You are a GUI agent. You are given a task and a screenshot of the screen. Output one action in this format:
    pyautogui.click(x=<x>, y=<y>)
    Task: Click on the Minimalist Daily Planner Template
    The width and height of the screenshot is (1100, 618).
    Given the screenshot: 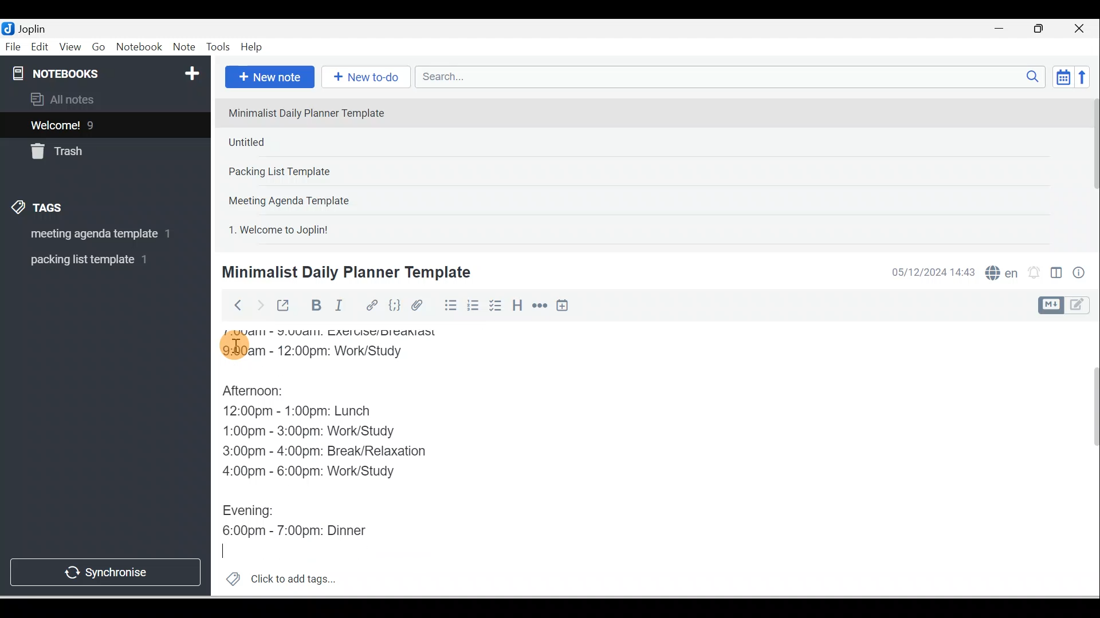 What is the action you would take?
    pyautogui.click(x=344, y=272)
    